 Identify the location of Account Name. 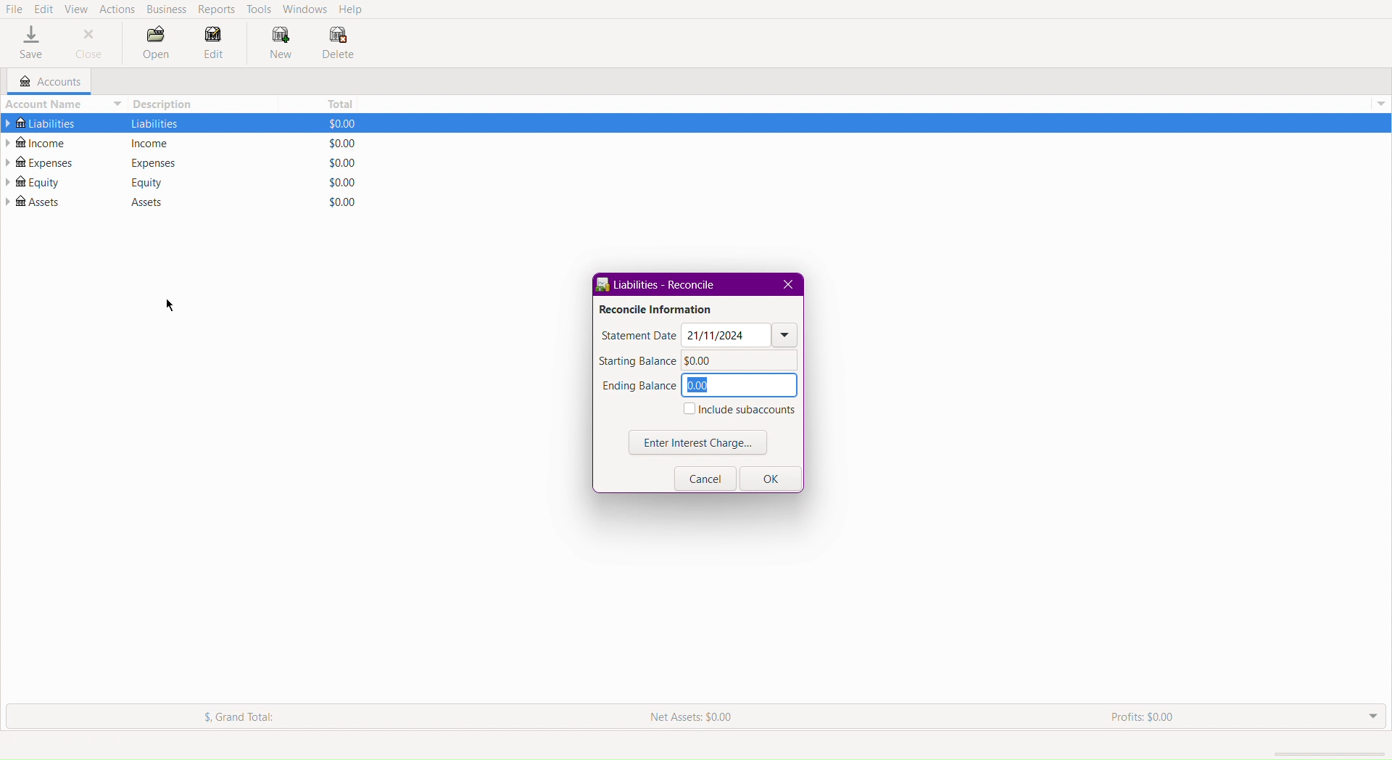
(65, 106).